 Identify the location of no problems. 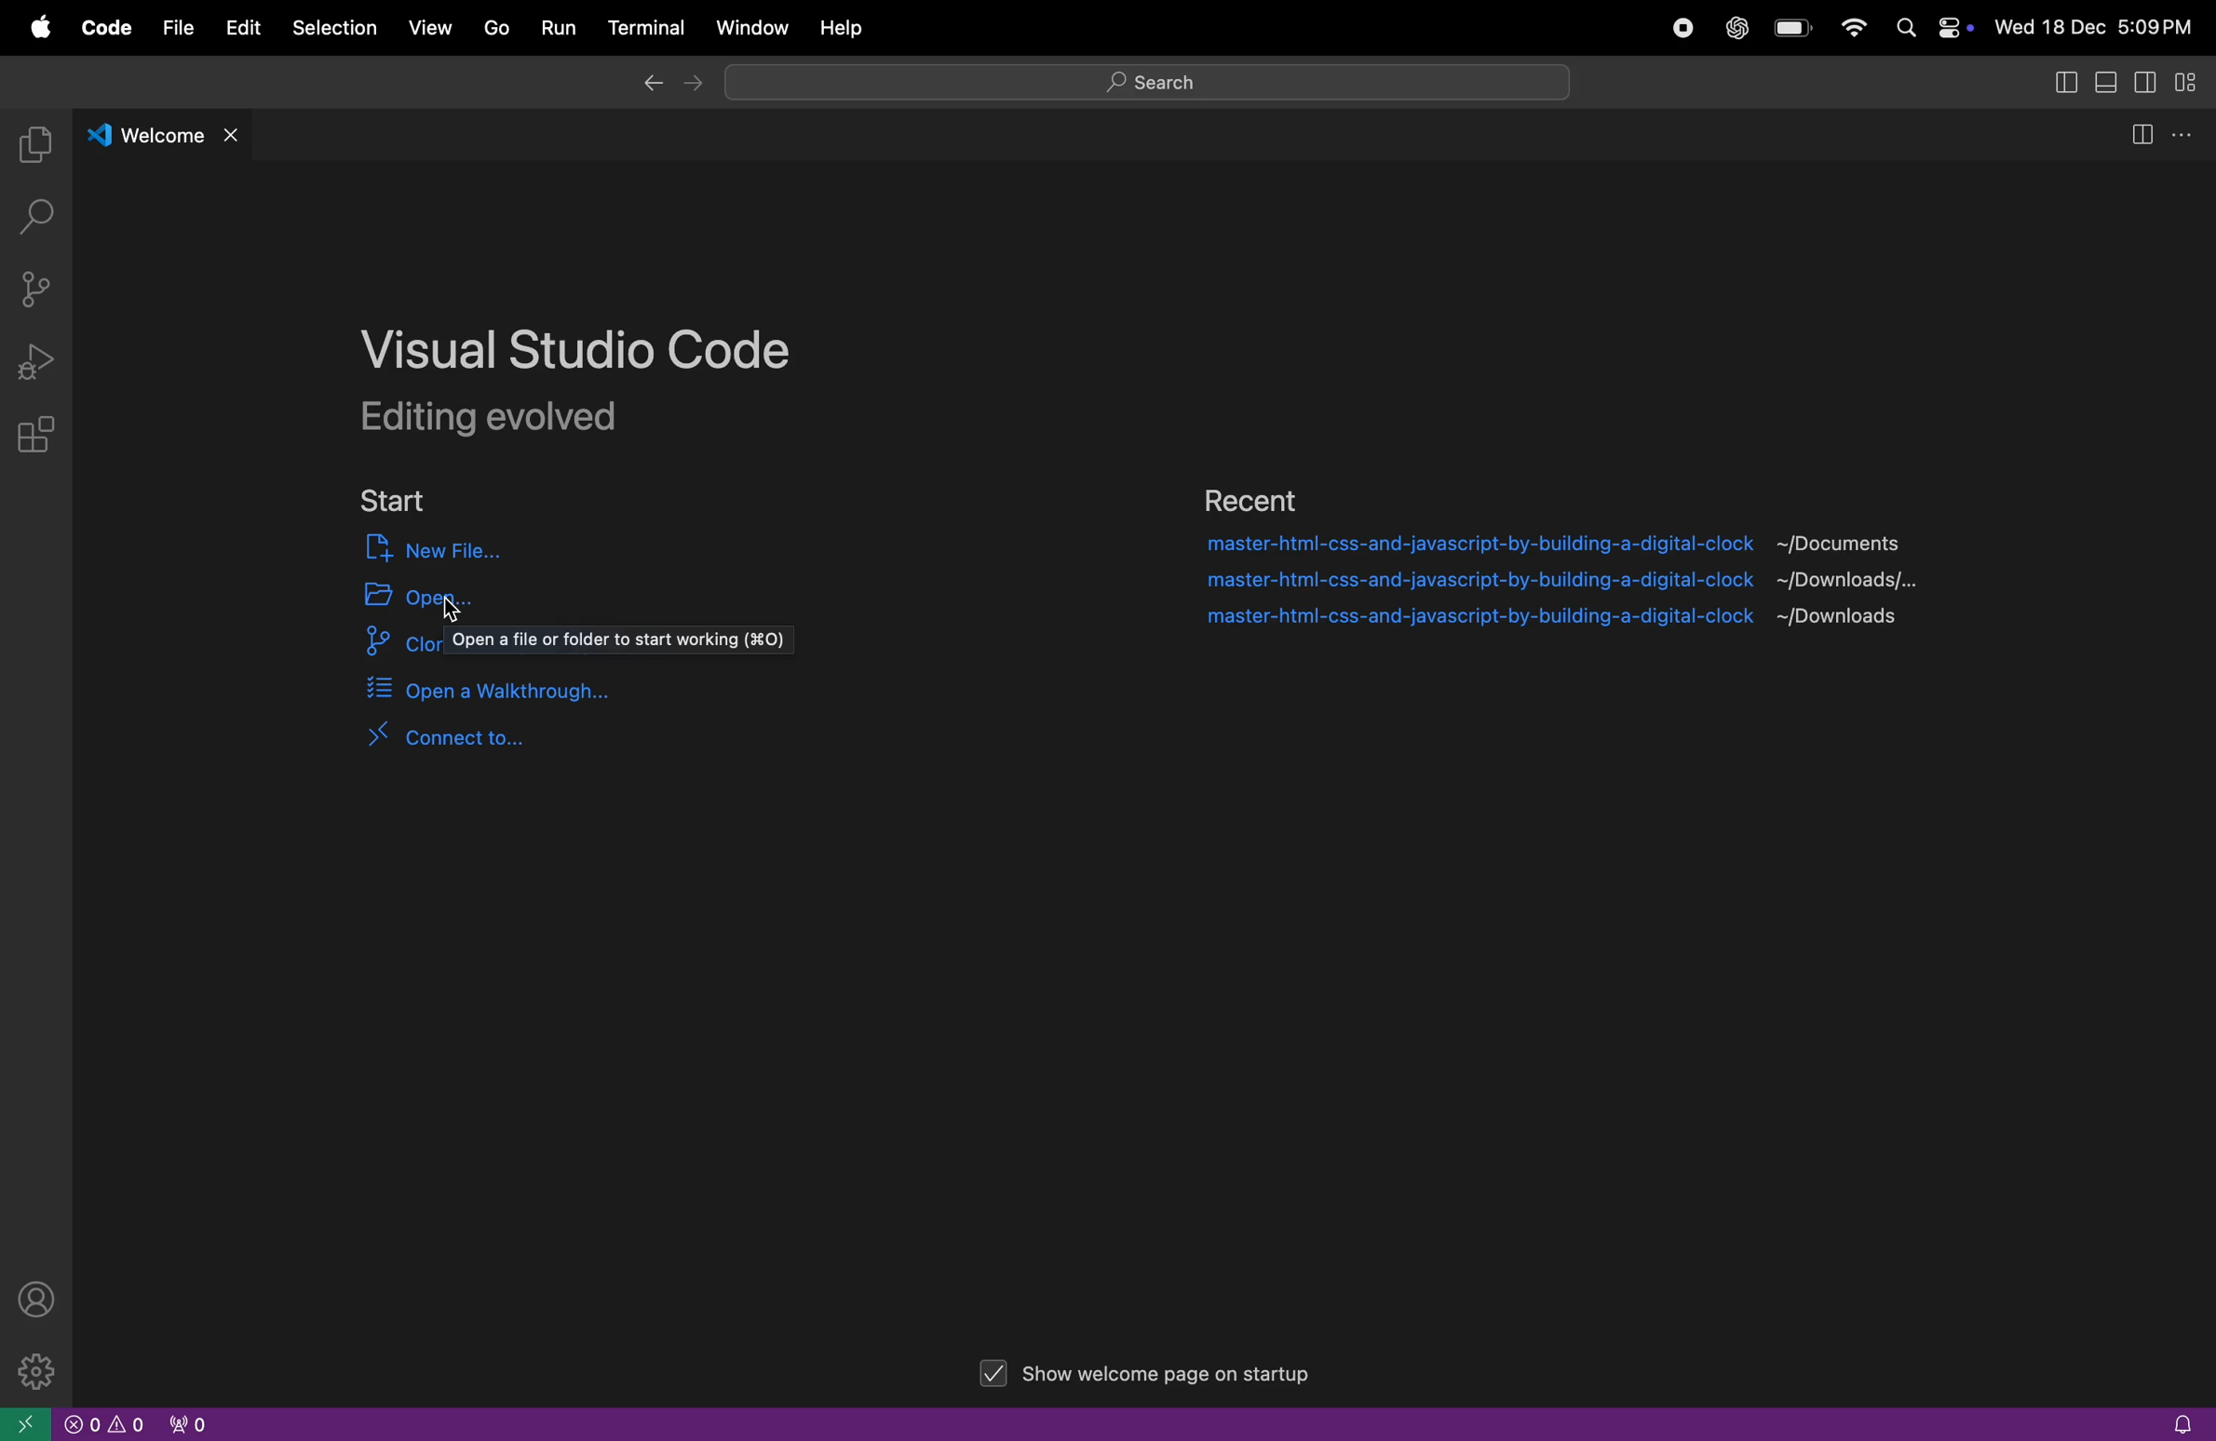
(106, 1424).